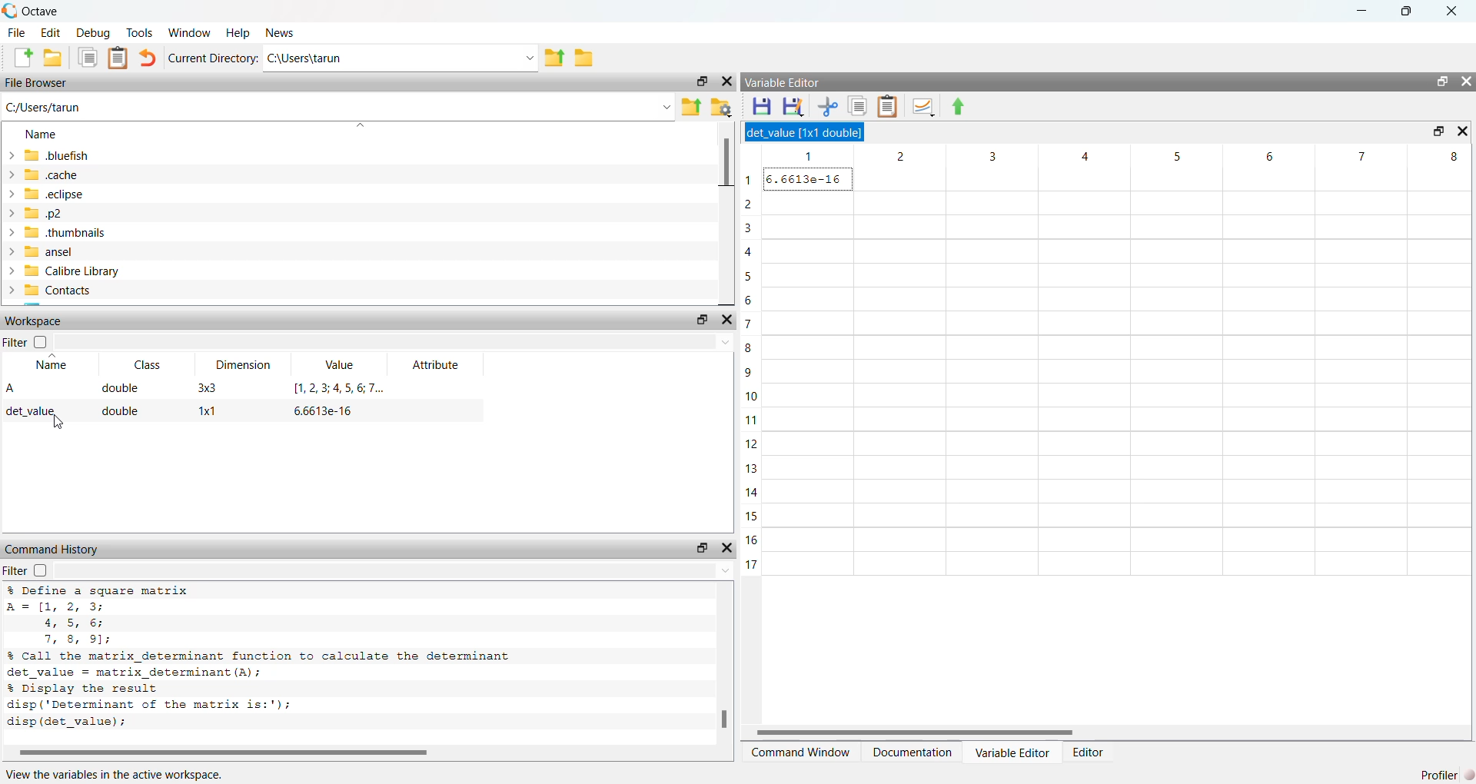 Image resolution: width=1476 pixels, height=784 pixels. I want to click on 1x1, so click(207, 412).